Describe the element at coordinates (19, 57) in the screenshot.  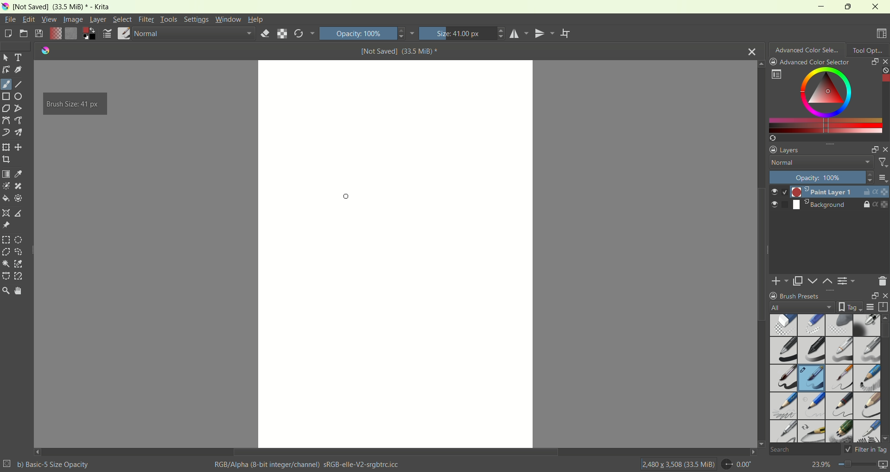
I see `text` at that location.